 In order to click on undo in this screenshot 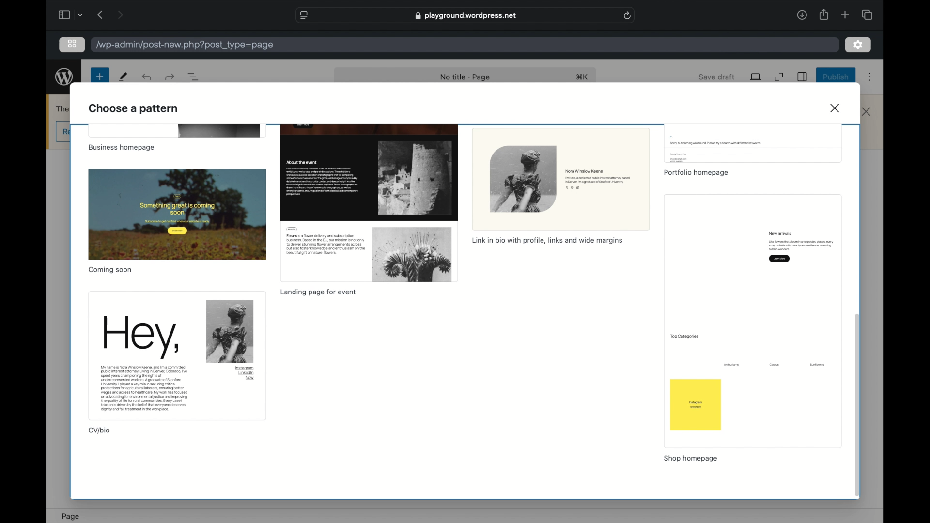, I will do `click(146, 77)`.